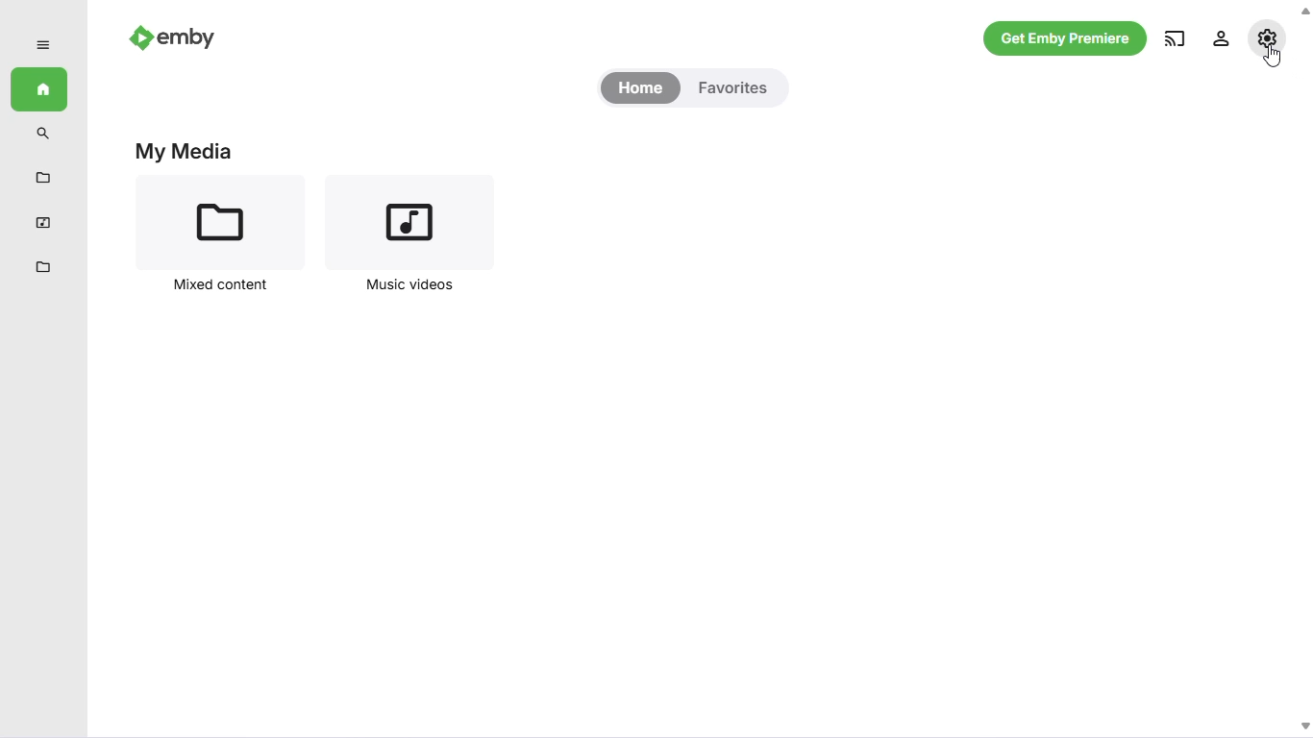 This screenshot has height=738, width=1313. I want to click on play on another device, so click(1176, 39).